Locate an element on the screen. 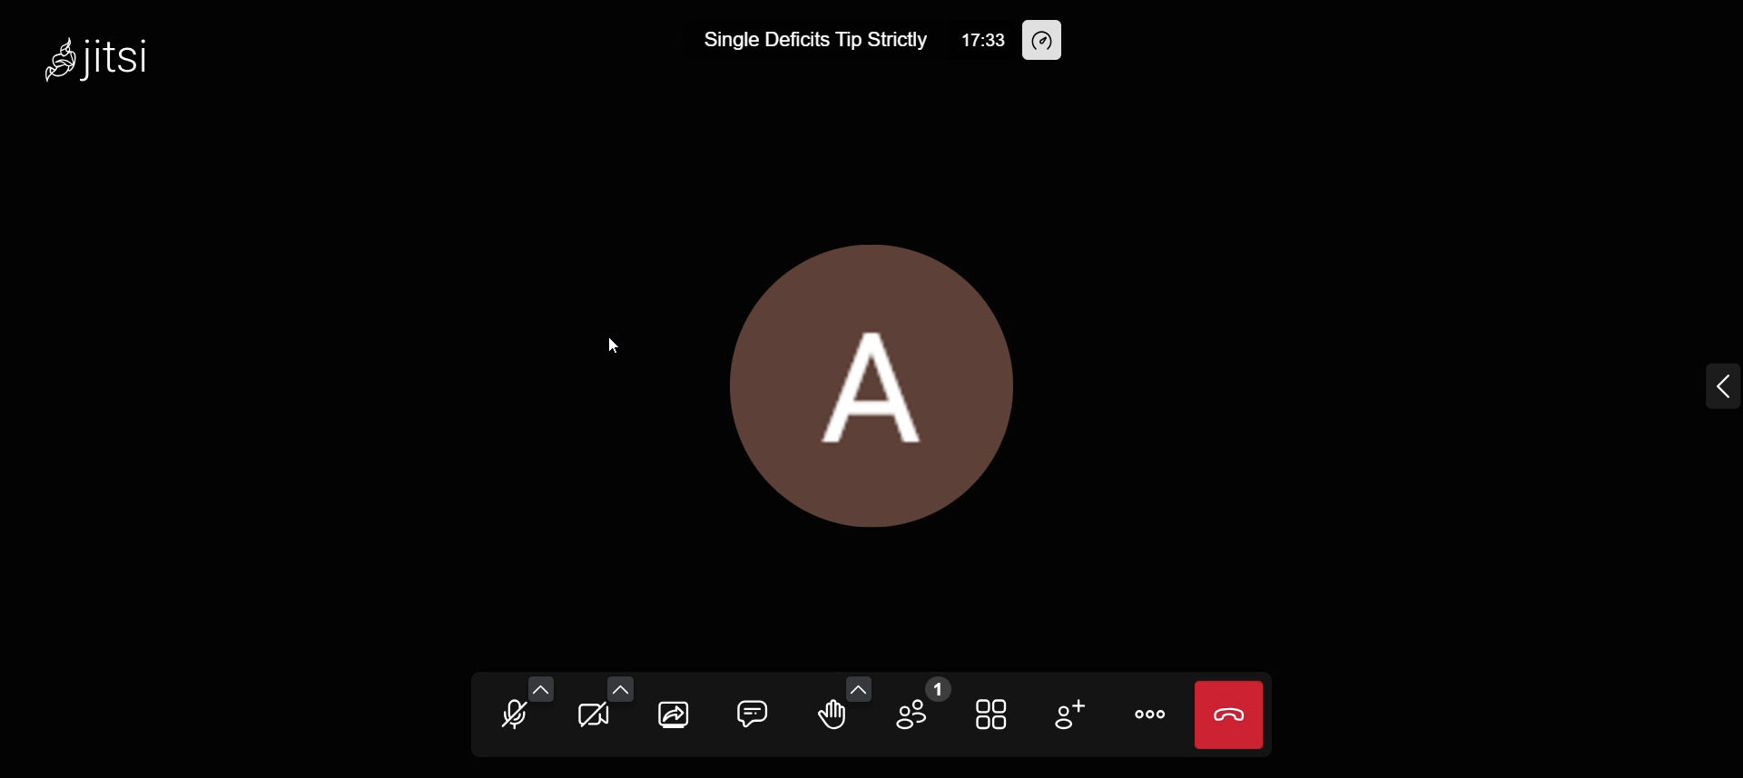 Image resolution: width=1743 pixels, height=778 pixels. more action is located at coordinates (1149, 715).